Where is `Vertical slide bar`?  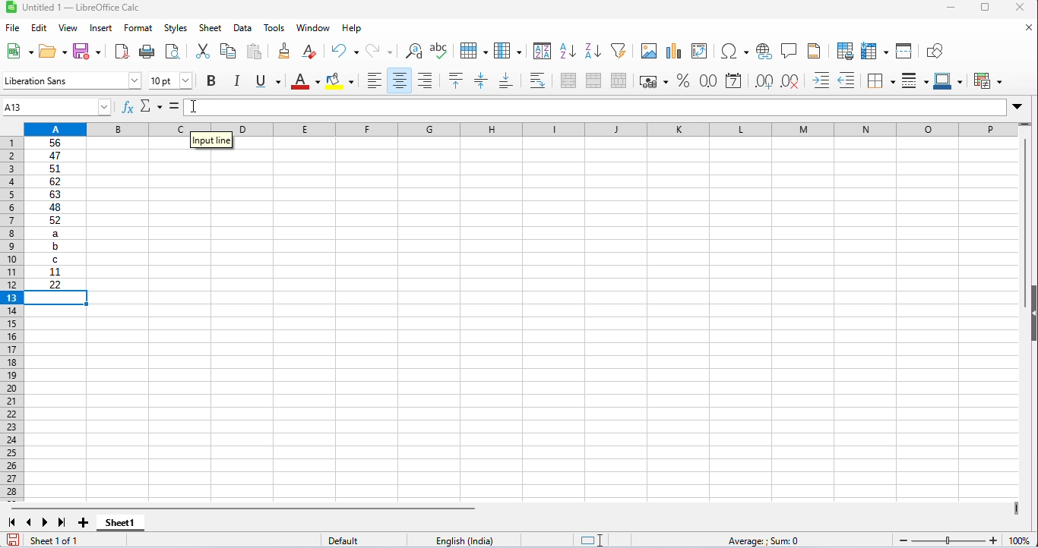 Vertical slide bar is located at coordinates (1026, 223).